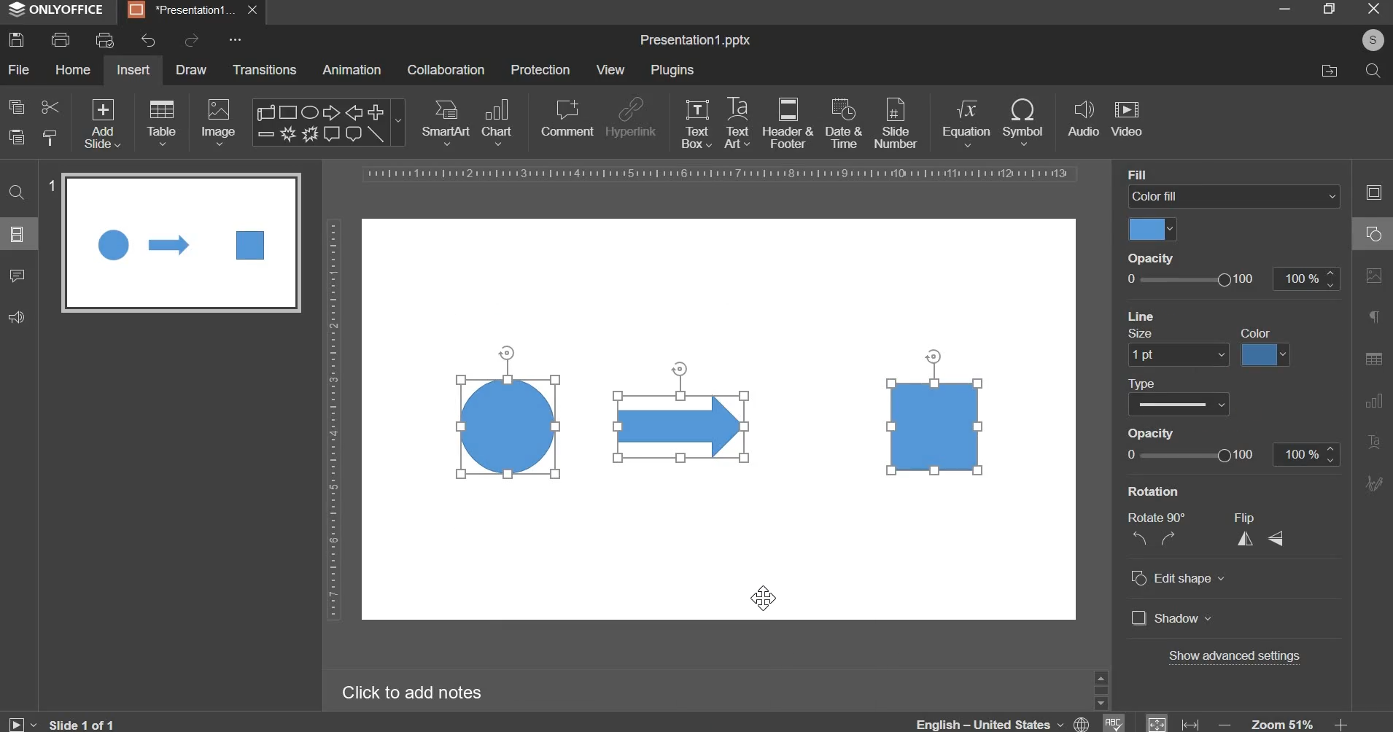 The width and height of the screenshot is (1393, 732). I want to click on line, so click(1144, 315).